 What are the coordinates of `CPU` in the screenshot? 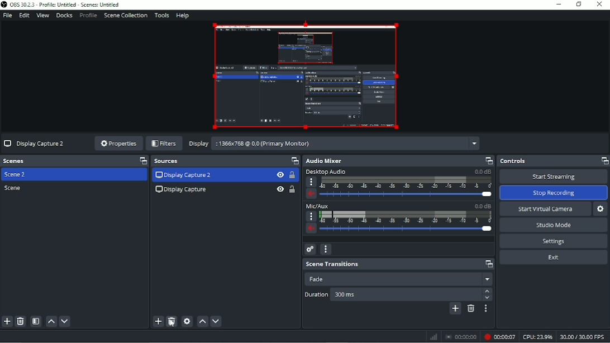 It's located at (537, 337).